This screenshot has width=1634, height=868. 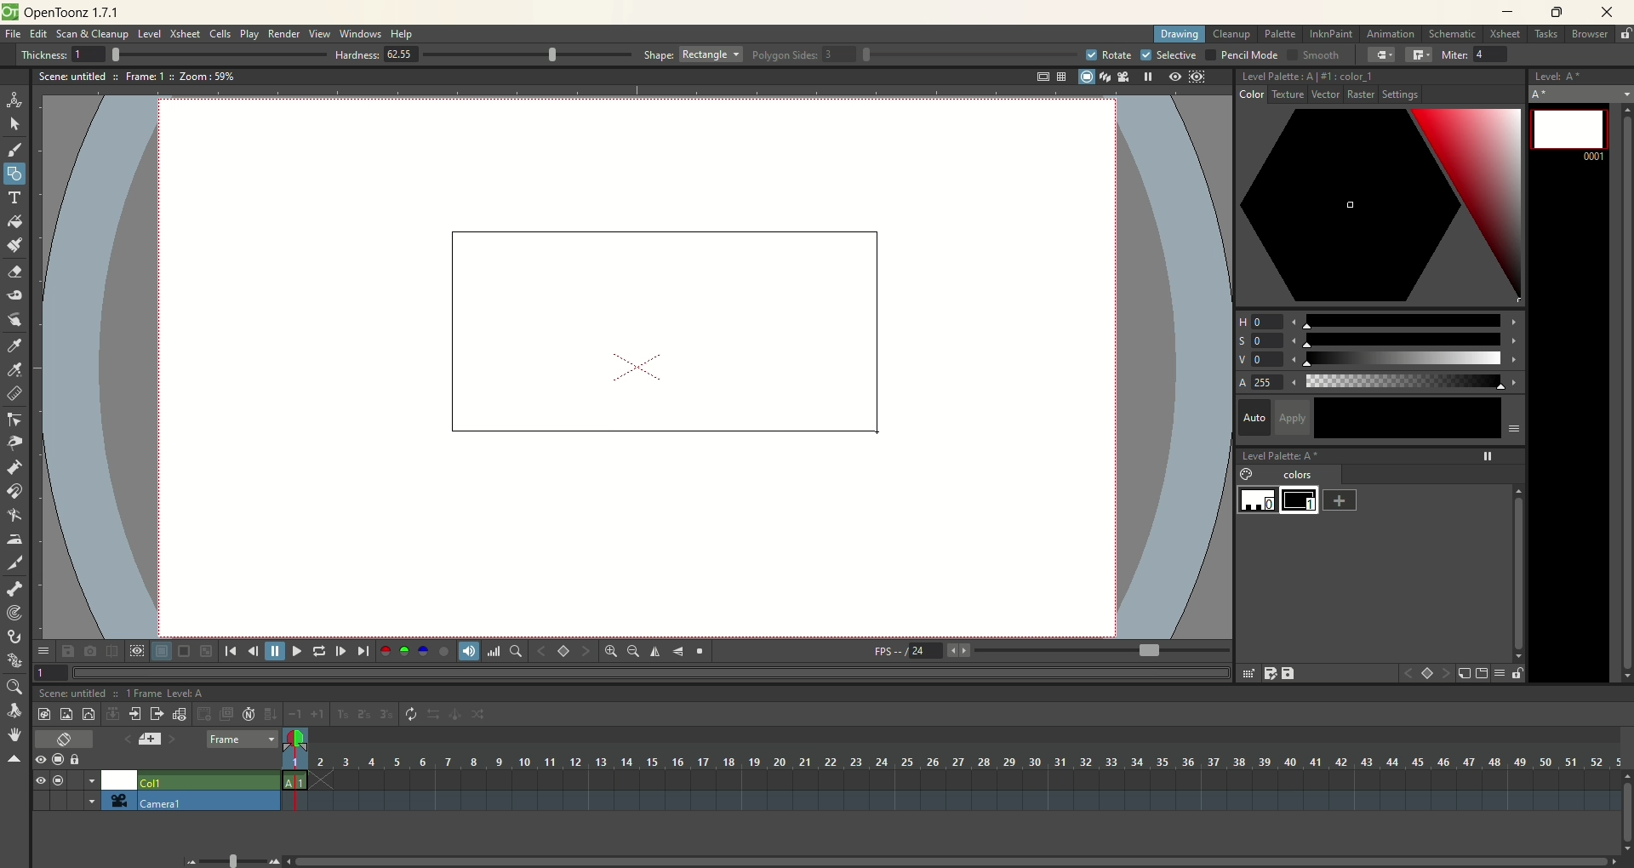 What do you see at coordinates (14, 318) in the screenshot?
I see `finger tool` at bounding box center [14, 318].